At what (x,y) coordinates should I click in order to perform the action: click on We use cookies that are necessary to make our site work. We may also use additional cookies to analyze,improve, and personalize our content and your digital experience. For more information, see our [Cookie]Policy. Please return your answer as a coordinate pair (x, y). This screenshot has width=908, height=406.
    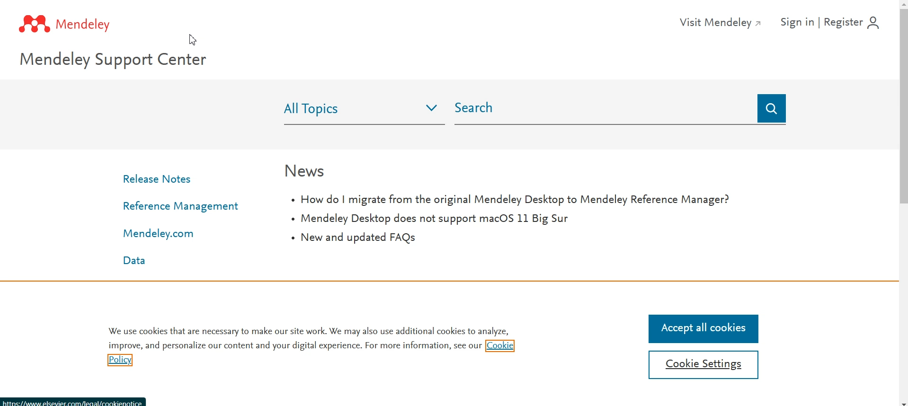
    Looking at the image, I should click on (310, 346).